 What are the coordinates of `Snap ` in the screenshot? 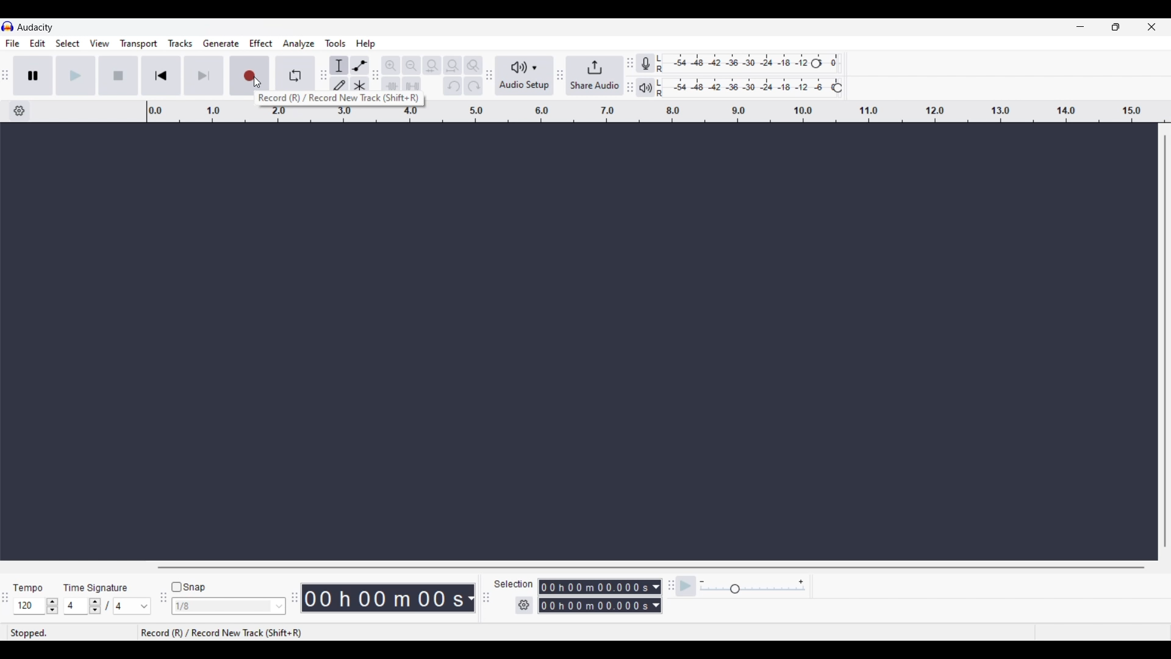 It's located at (188, 588).